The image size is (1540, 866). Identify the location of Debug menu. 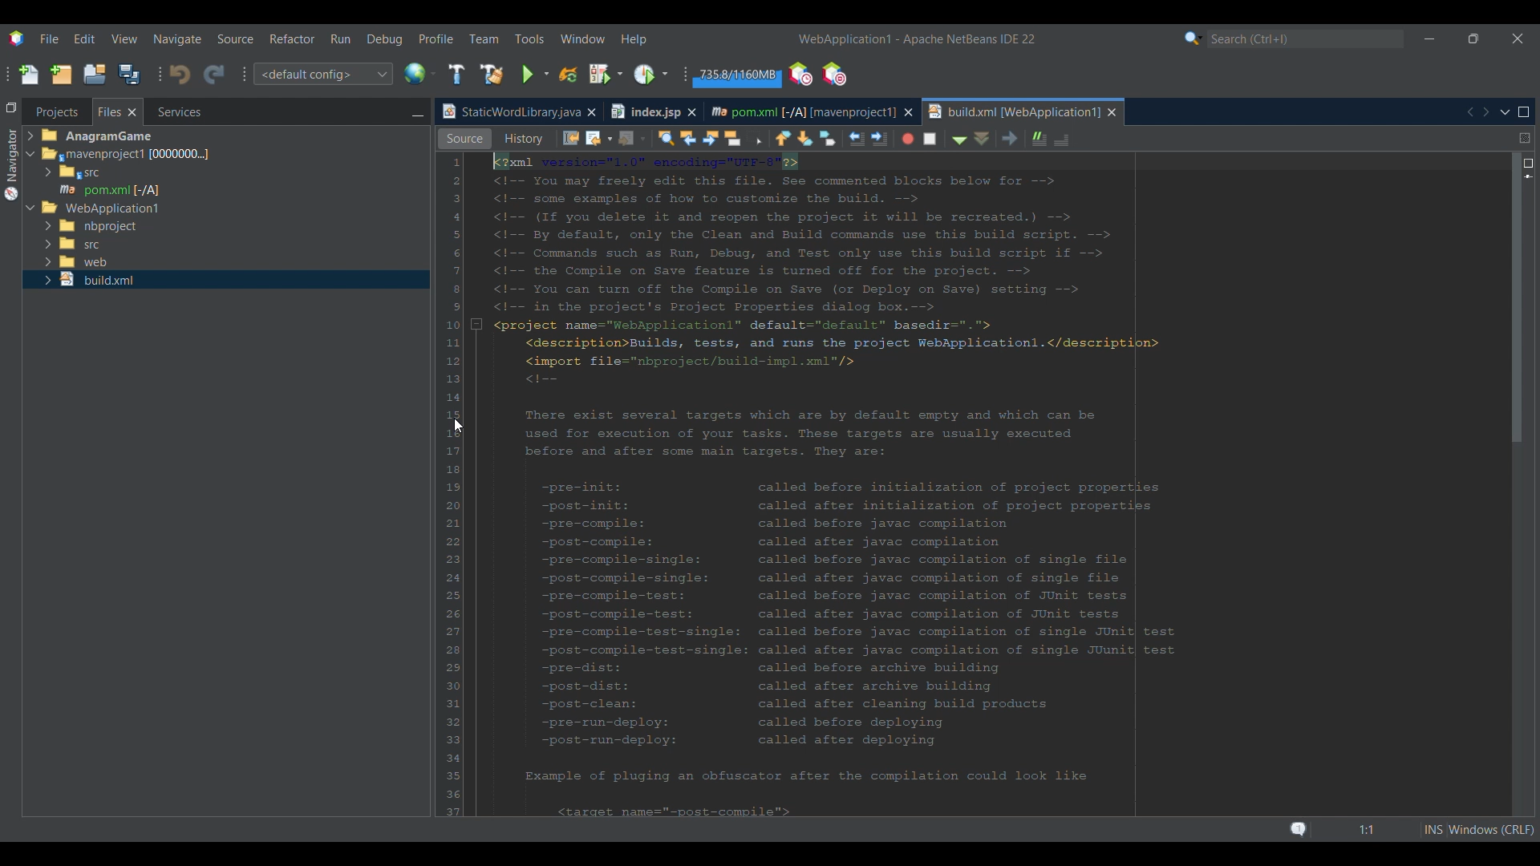
(385, 39).